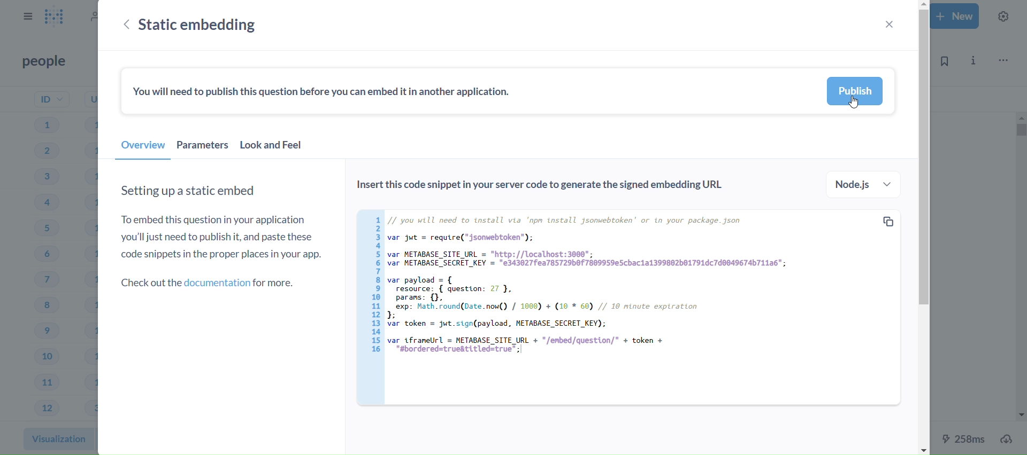 This screenshot has width=1027, height=455. Describe the element at coordinates (888, 24) in the screenshot. I see `close` at that location.